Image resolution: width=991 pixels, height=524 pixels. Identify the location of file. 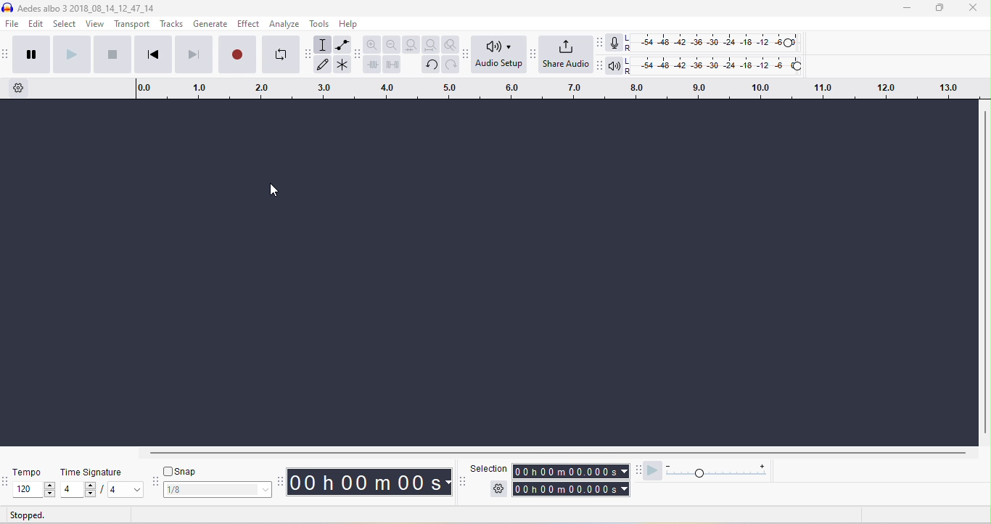
(13, 25).